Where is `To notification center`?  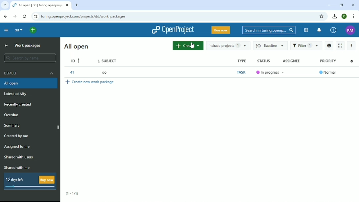
To notification center is located at coordinates (319, 30).